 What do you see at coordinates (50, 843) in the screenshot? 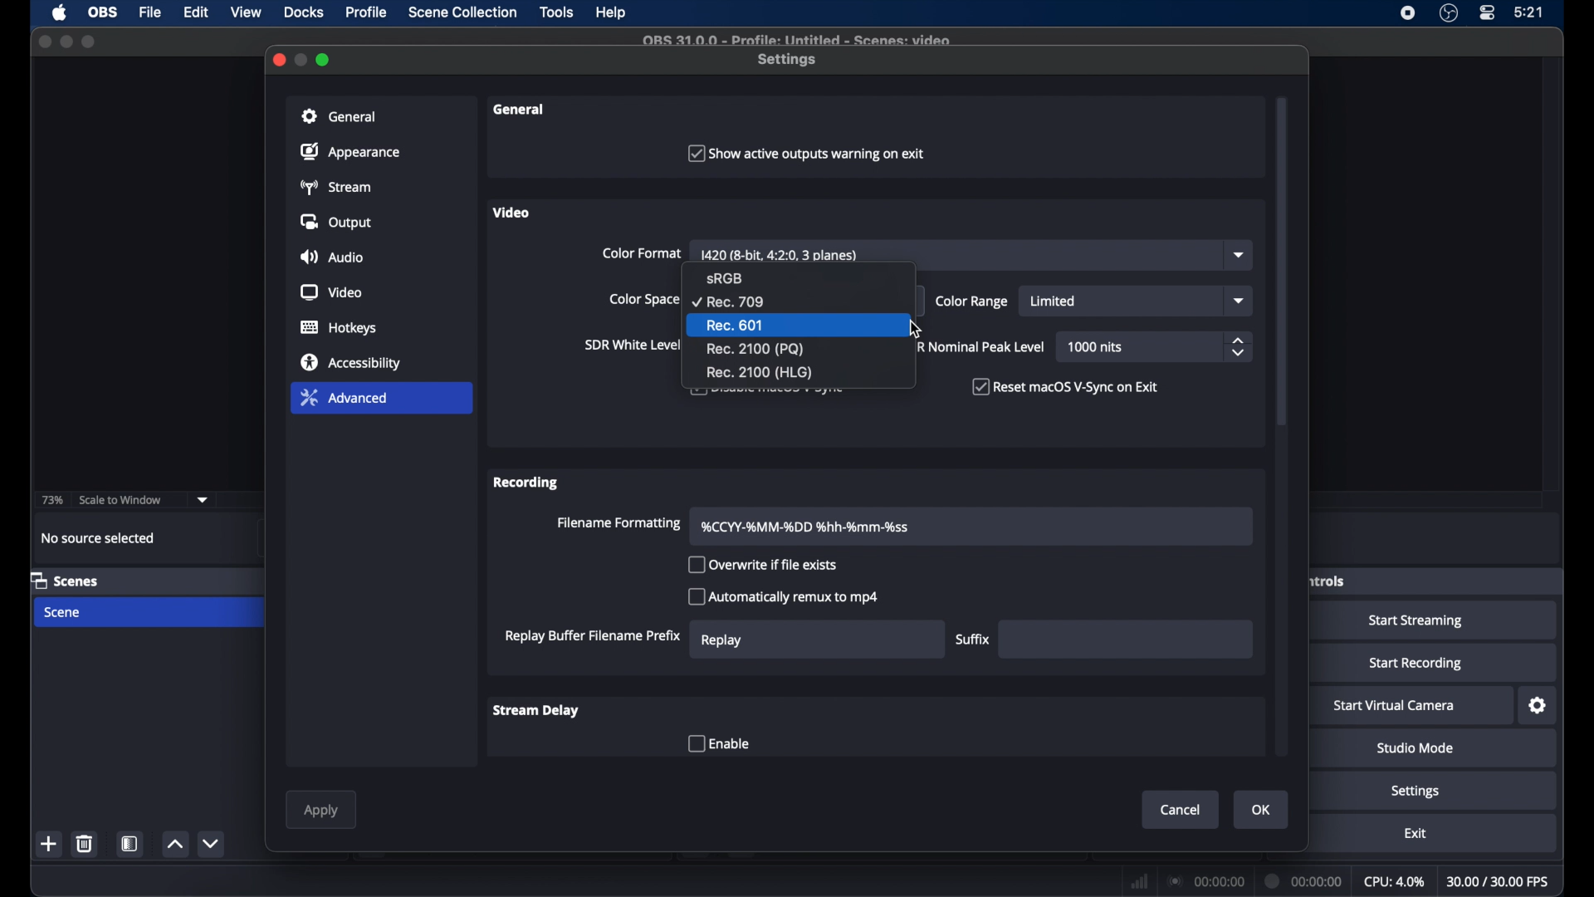
I see `add` at bounding box center [50, 843].